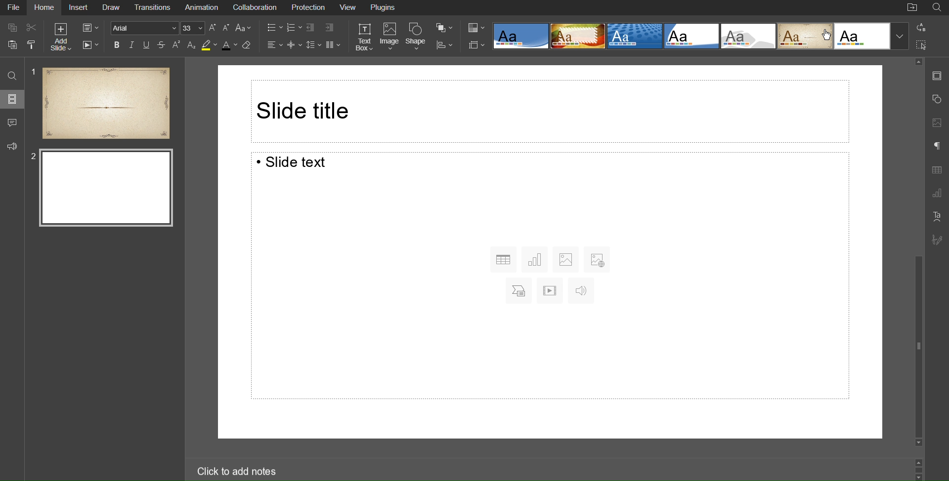 This screenshot has height=481, width=949. What do you see at coordinates (228, 45) in the screenshot?
I see `Text Color` at bounding box center [228, 45].